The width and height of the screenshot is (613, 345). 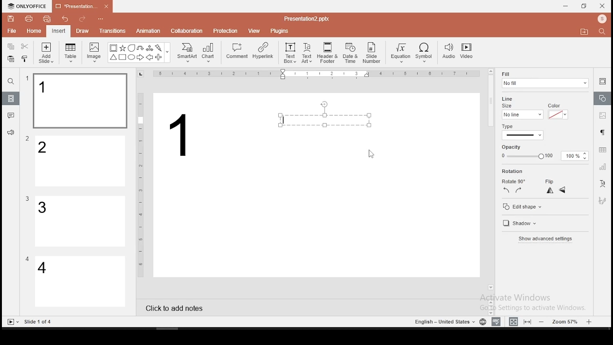 I want to click on slide 3, so click(x=79, y=221).